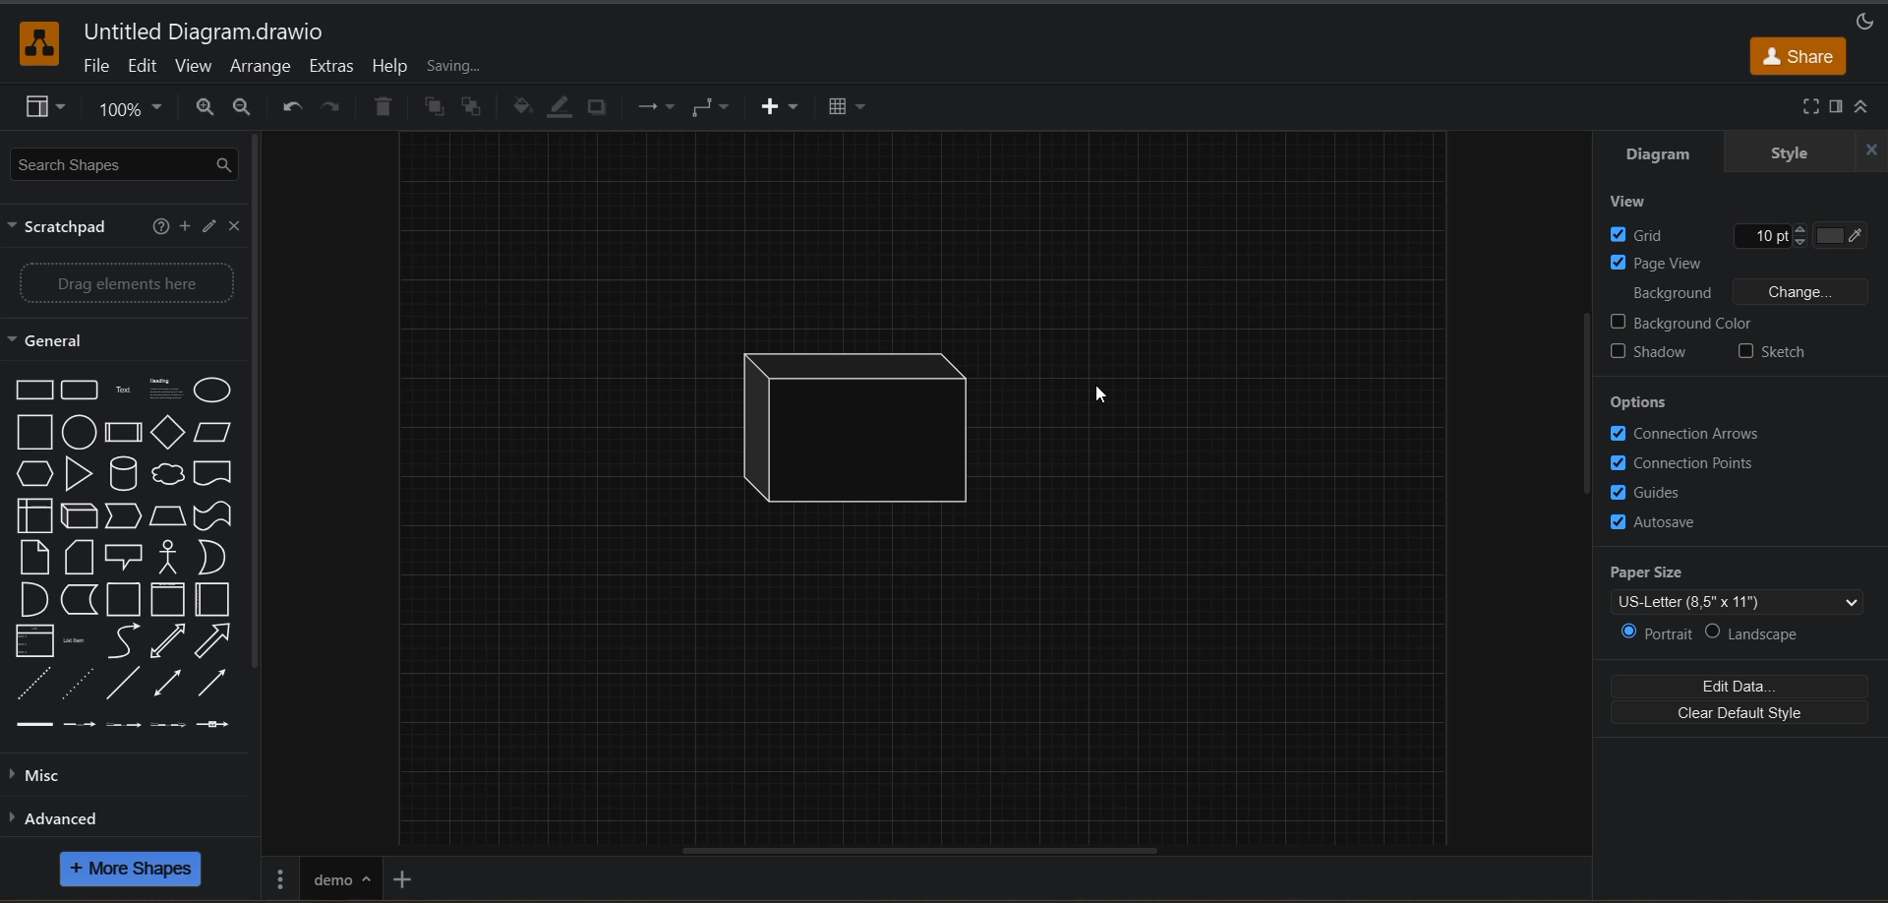 This screenshot has width=1888, height=903. Describe the element at coordinates (122, 554) in the screenshot. I see `shapes` at that location.